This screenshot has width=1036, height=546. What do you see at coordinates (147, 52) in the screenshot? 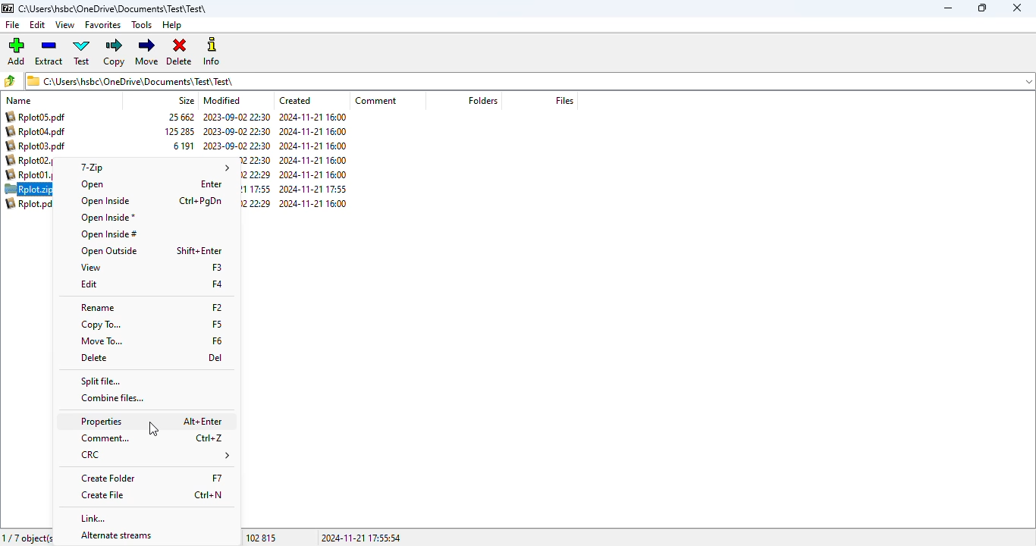
I see `move` at bounding box center [147, 52].